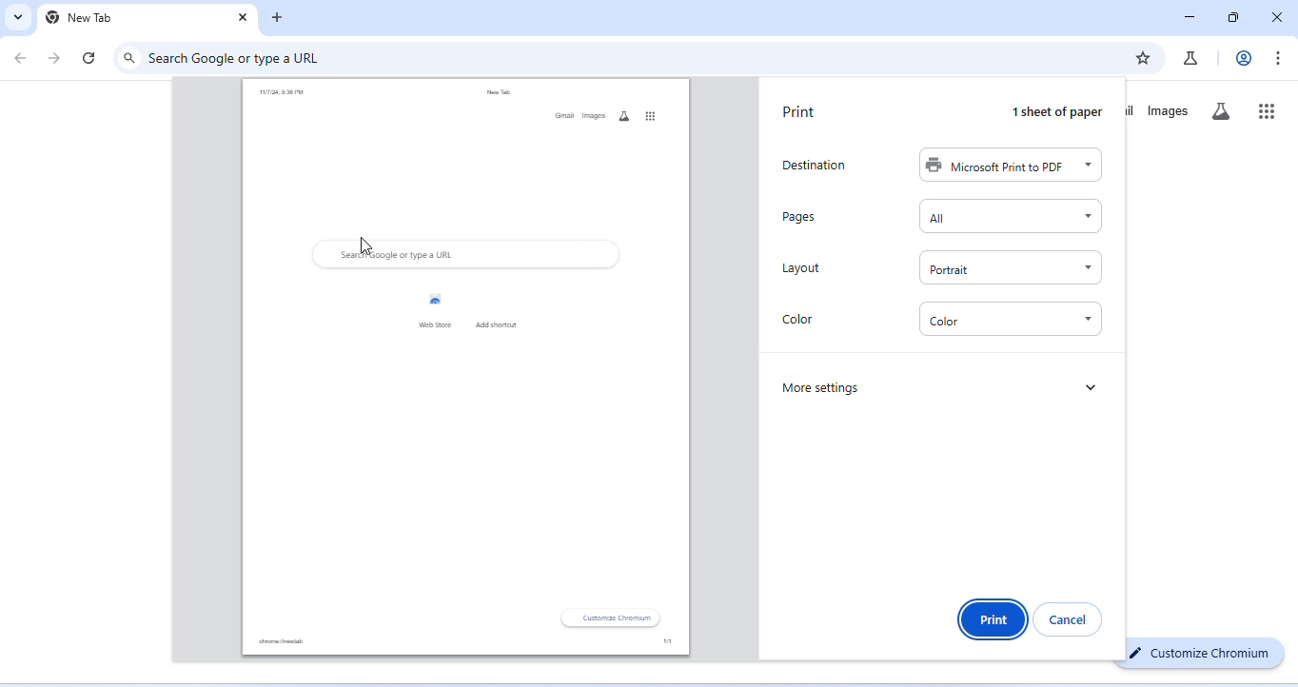 Image resolution: width=1298 pixels, height=687 pixels. What do you see at coordinates (1010, 268) in the screenshot?
I see `portrait` at bounding box center [1010, 268].